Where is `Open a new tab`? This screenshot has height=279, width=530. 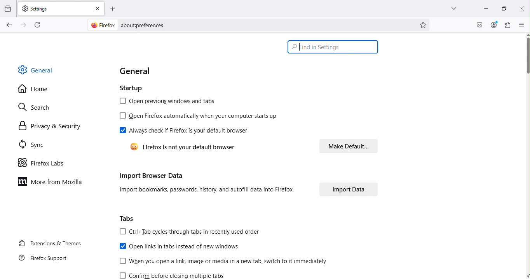 Open a new tab is located at coordinates (113, 9).